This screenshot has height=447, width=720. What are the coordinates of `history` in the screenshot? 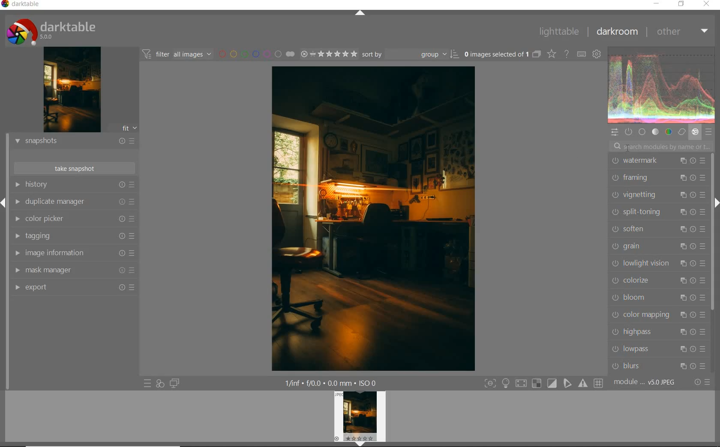 It's located at (74, 185).